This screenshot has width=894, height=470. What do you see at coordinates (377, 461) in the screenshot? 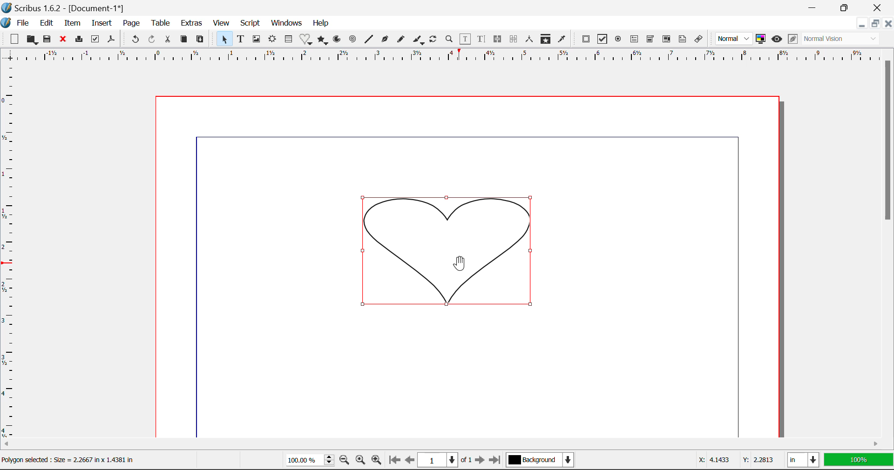
I see `Zoom In` at bounding box center [377, 461].